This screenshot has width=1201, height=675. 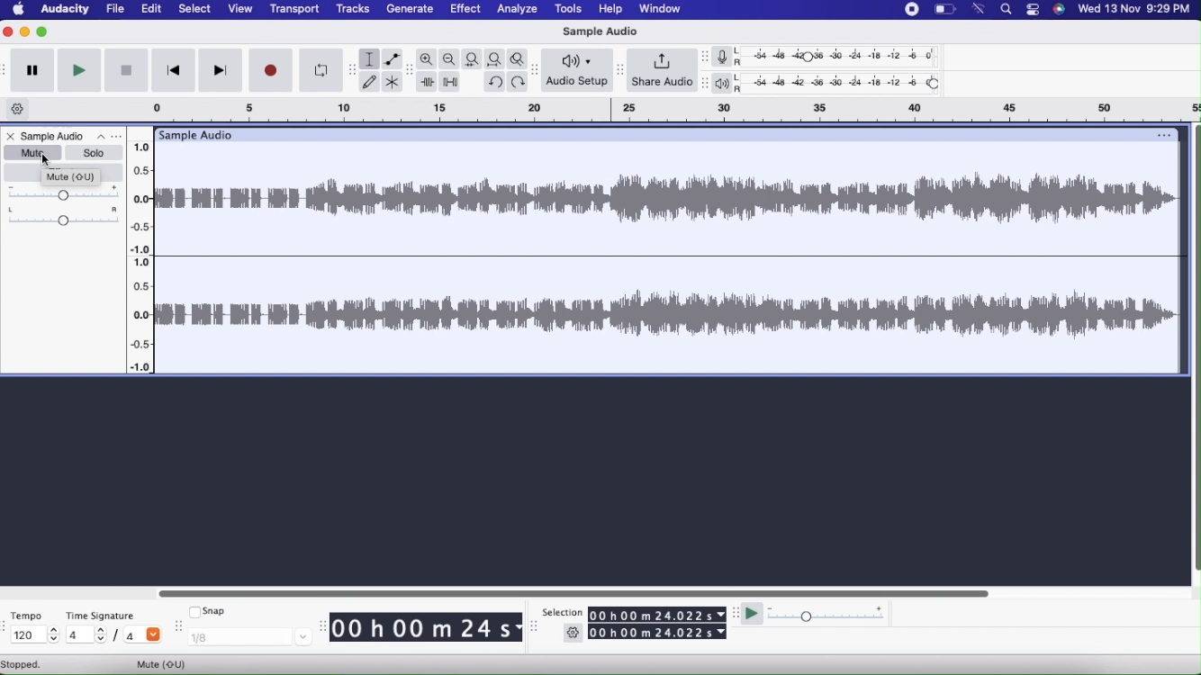 I want to click on Recoed, so click(x=910, y=10).